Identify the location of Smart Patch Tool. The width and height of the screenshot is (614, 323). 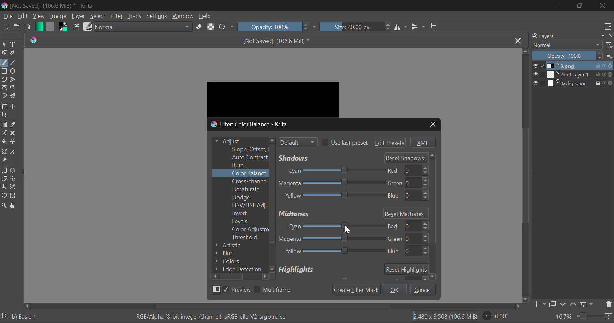
(14, 133).